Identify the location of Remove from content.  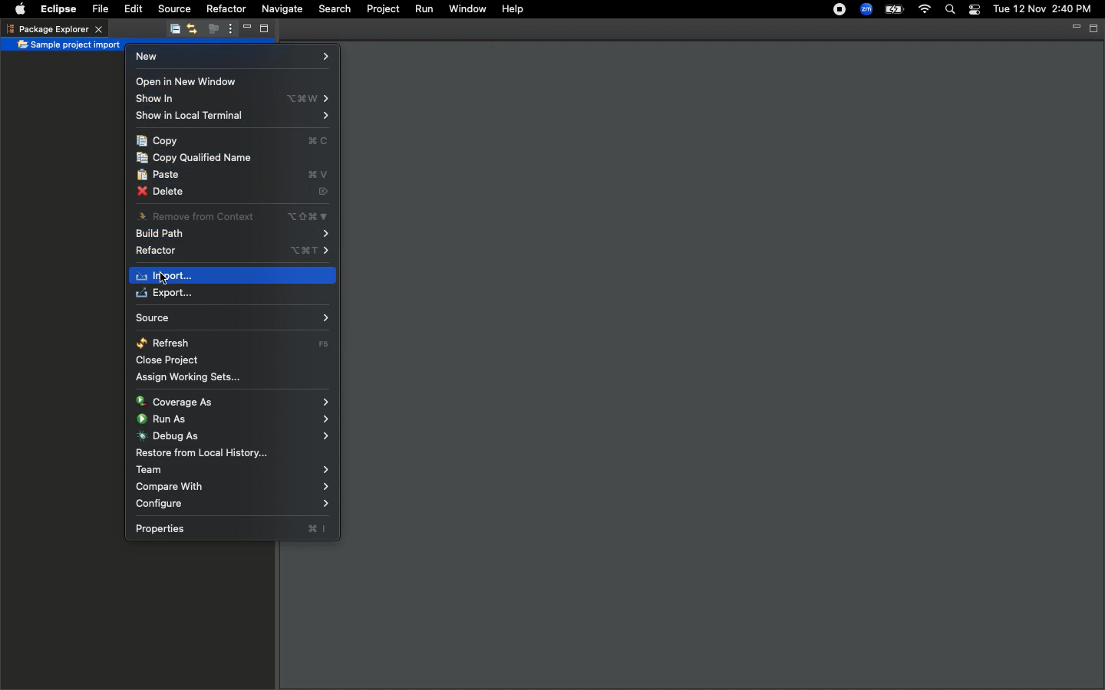
(233, 218).